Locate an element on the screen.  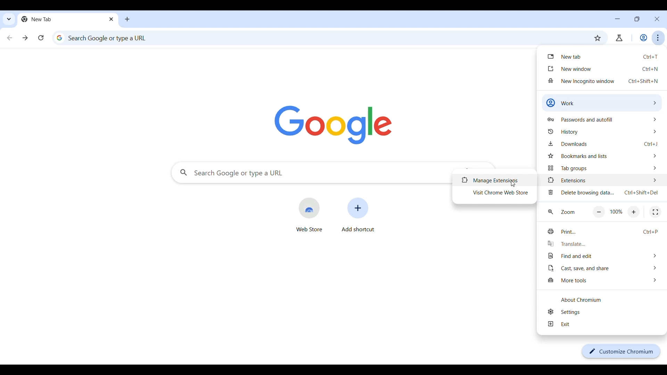
Go back is located at coordinates (10, 37).